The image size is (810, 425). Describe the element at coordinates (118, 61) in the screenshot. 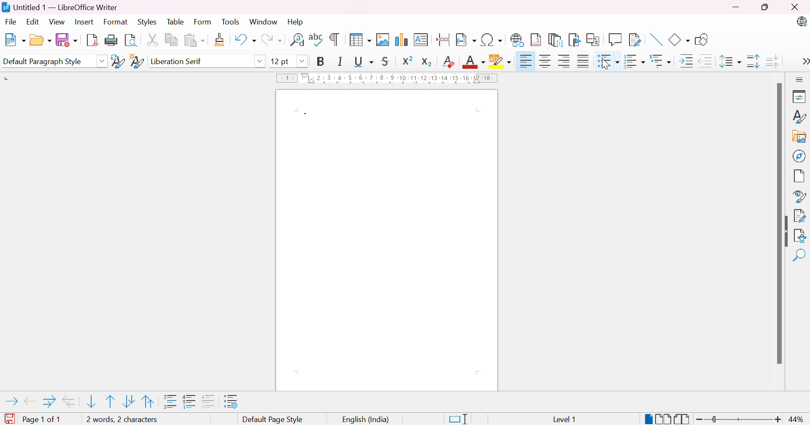

I see `Update selected style` at that location.